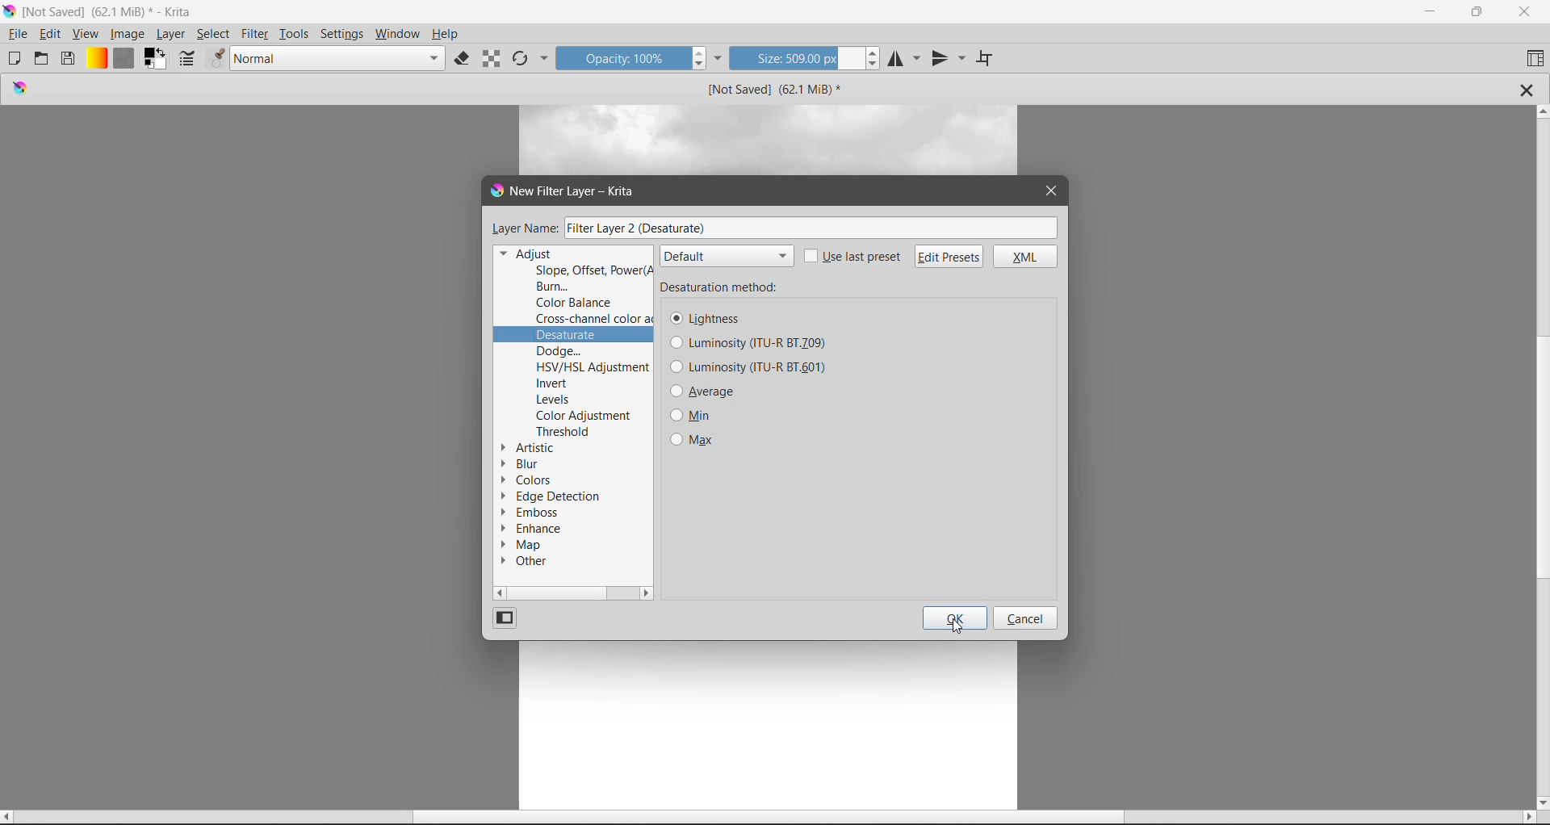 Image resolution: width=1550 pixels, height=825 pixels. I want to click on Desaturation method, so click(724, 287).